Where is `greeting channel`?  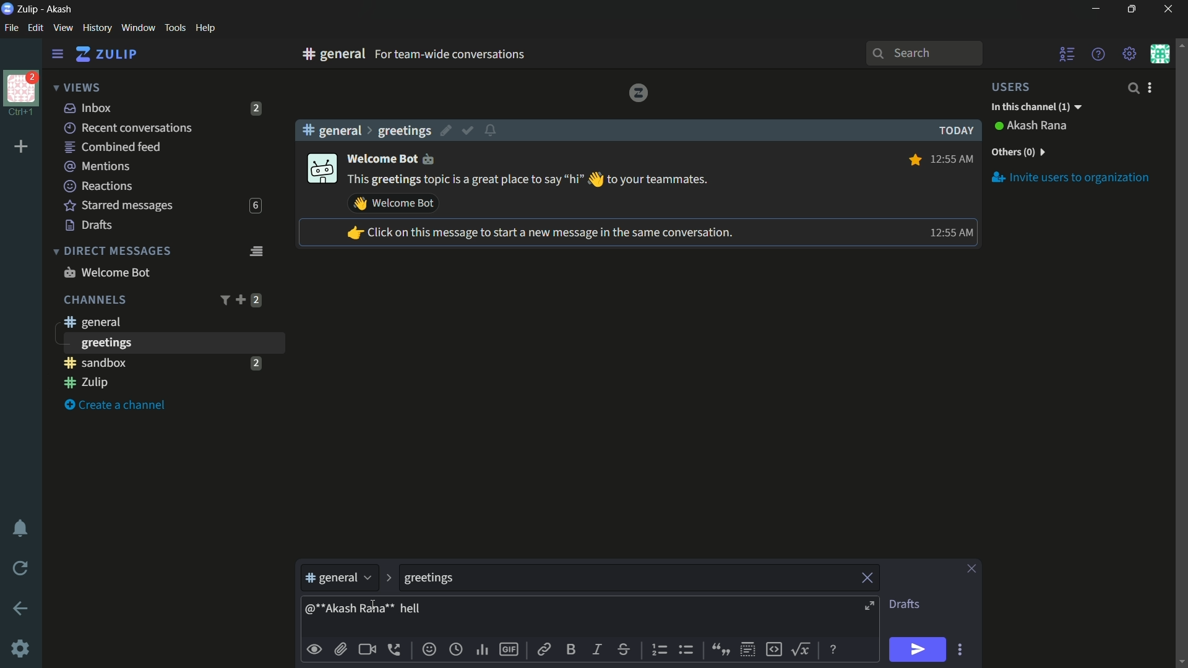
greeting channel is located at coordinates (173, 343).